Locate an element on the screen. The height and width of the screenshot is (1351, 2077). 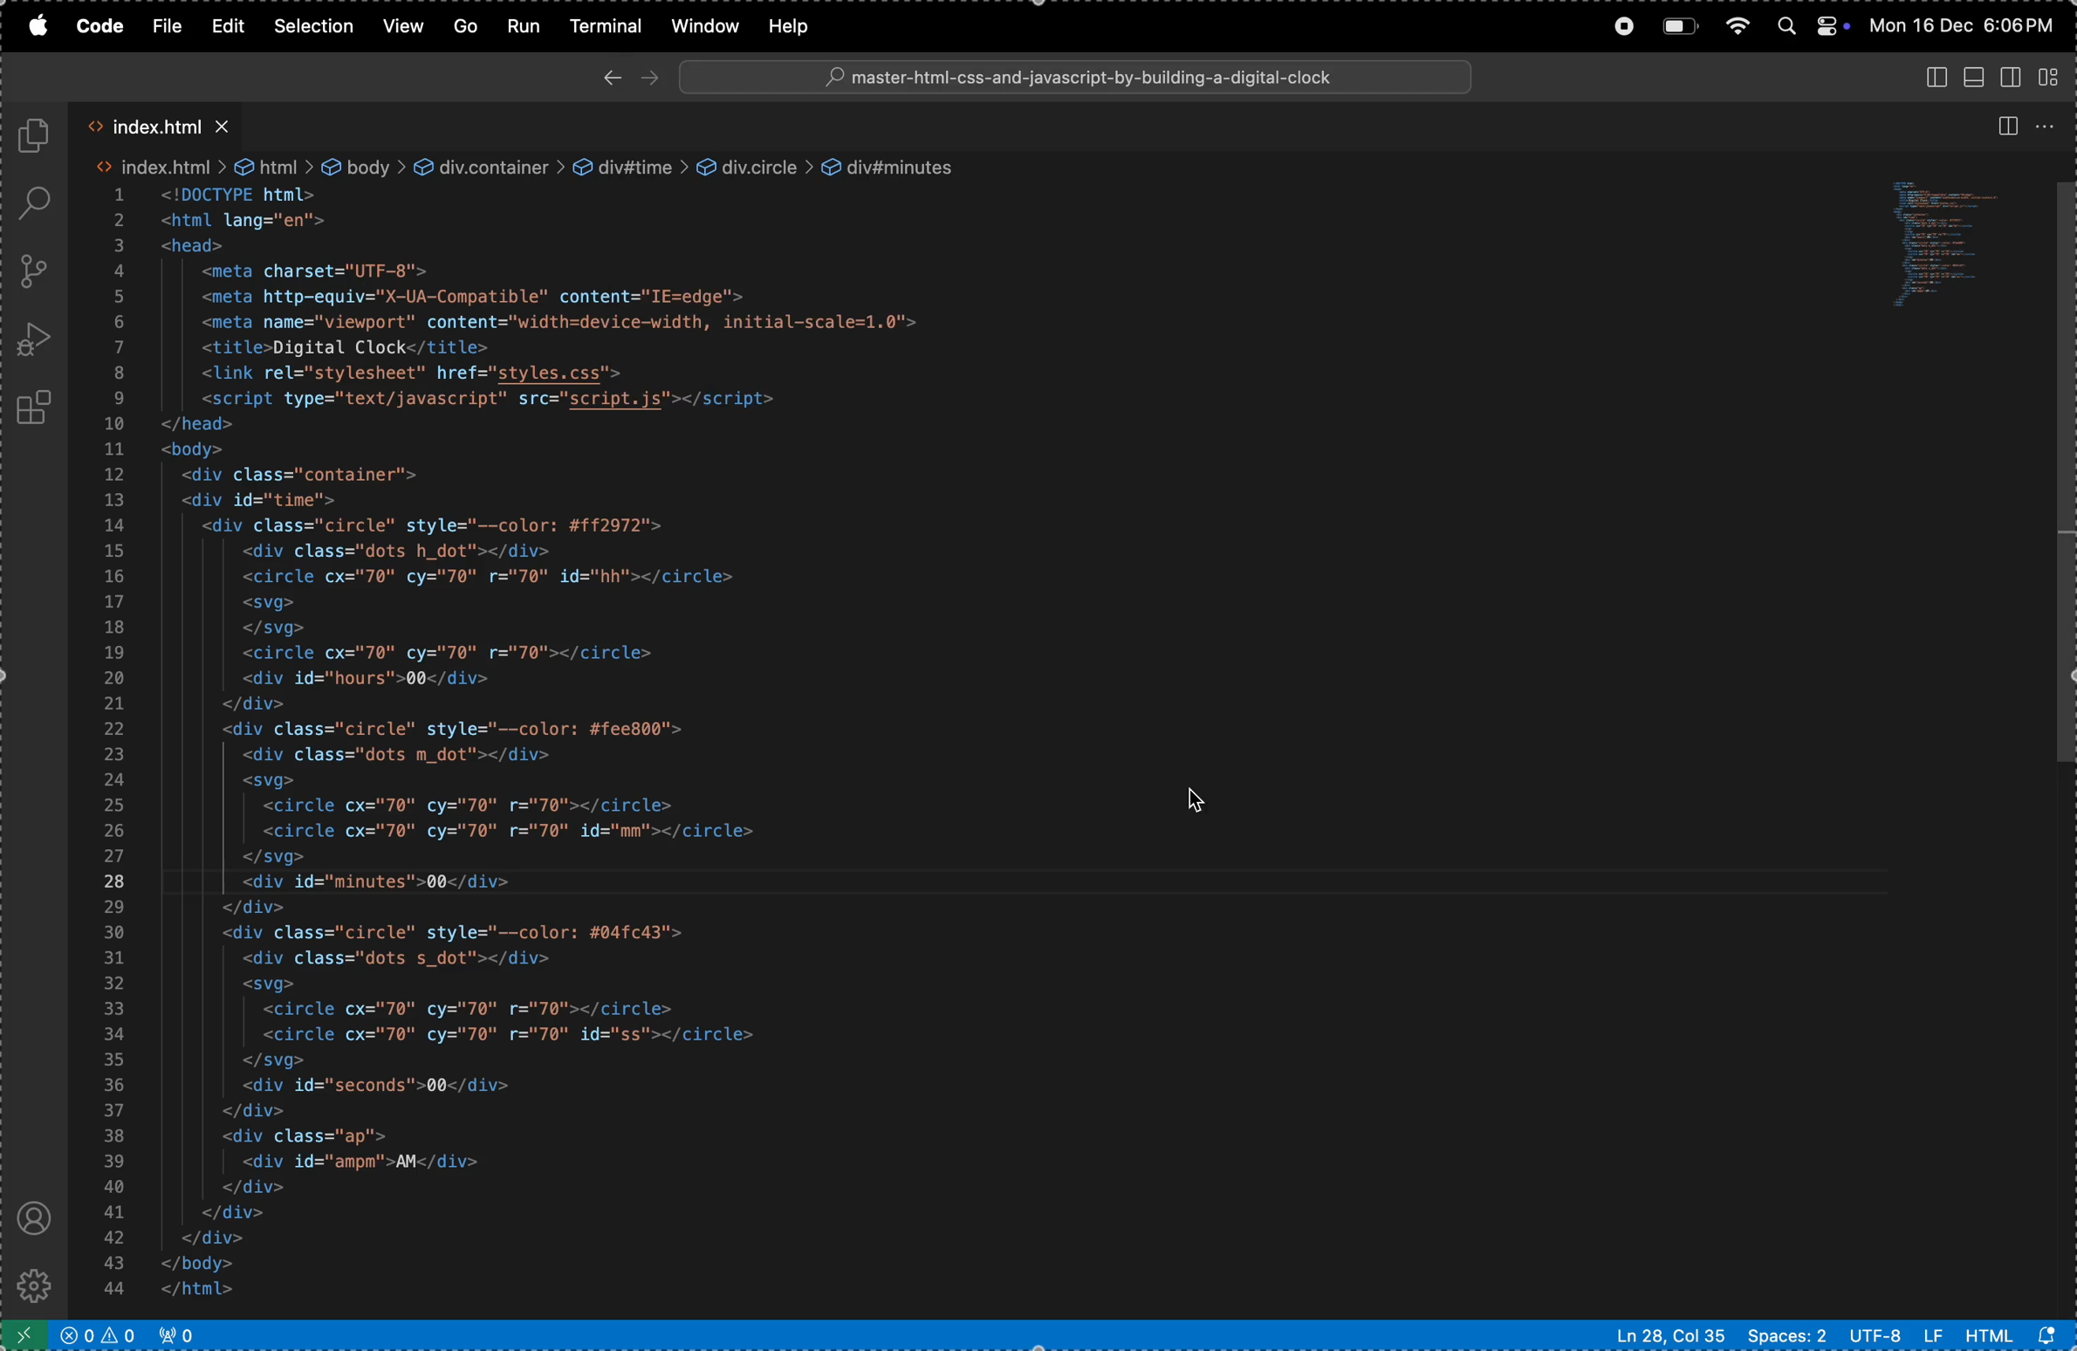
settings is located at coordinates (37, 1288).